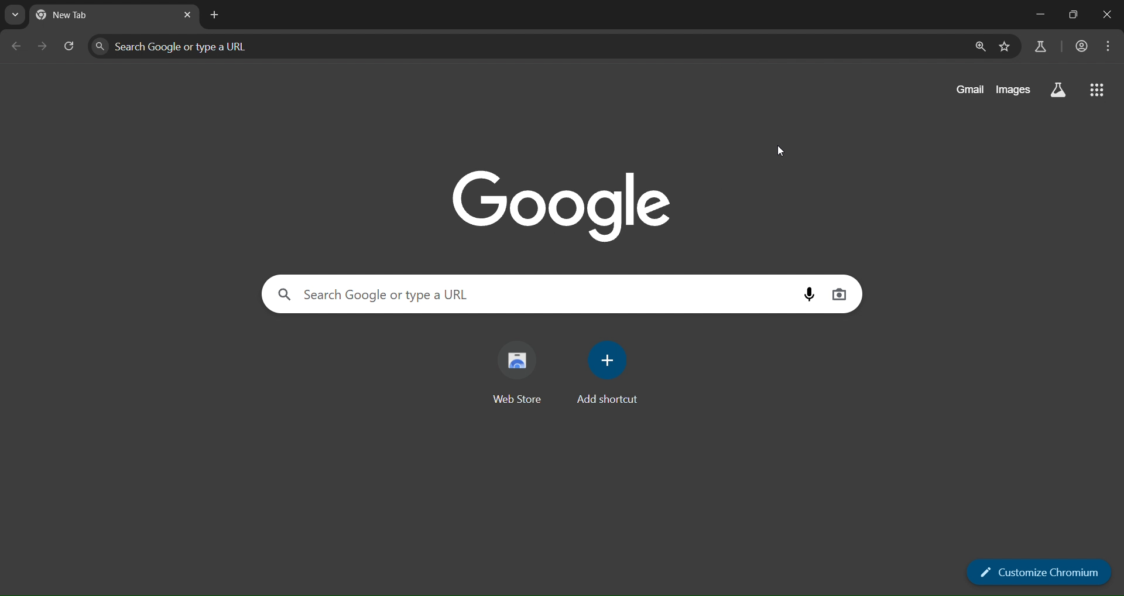 The image size is (1124, 596). Describe the element at coordinates (1077, 16) in the screenshot. I see `restore down` at that location.